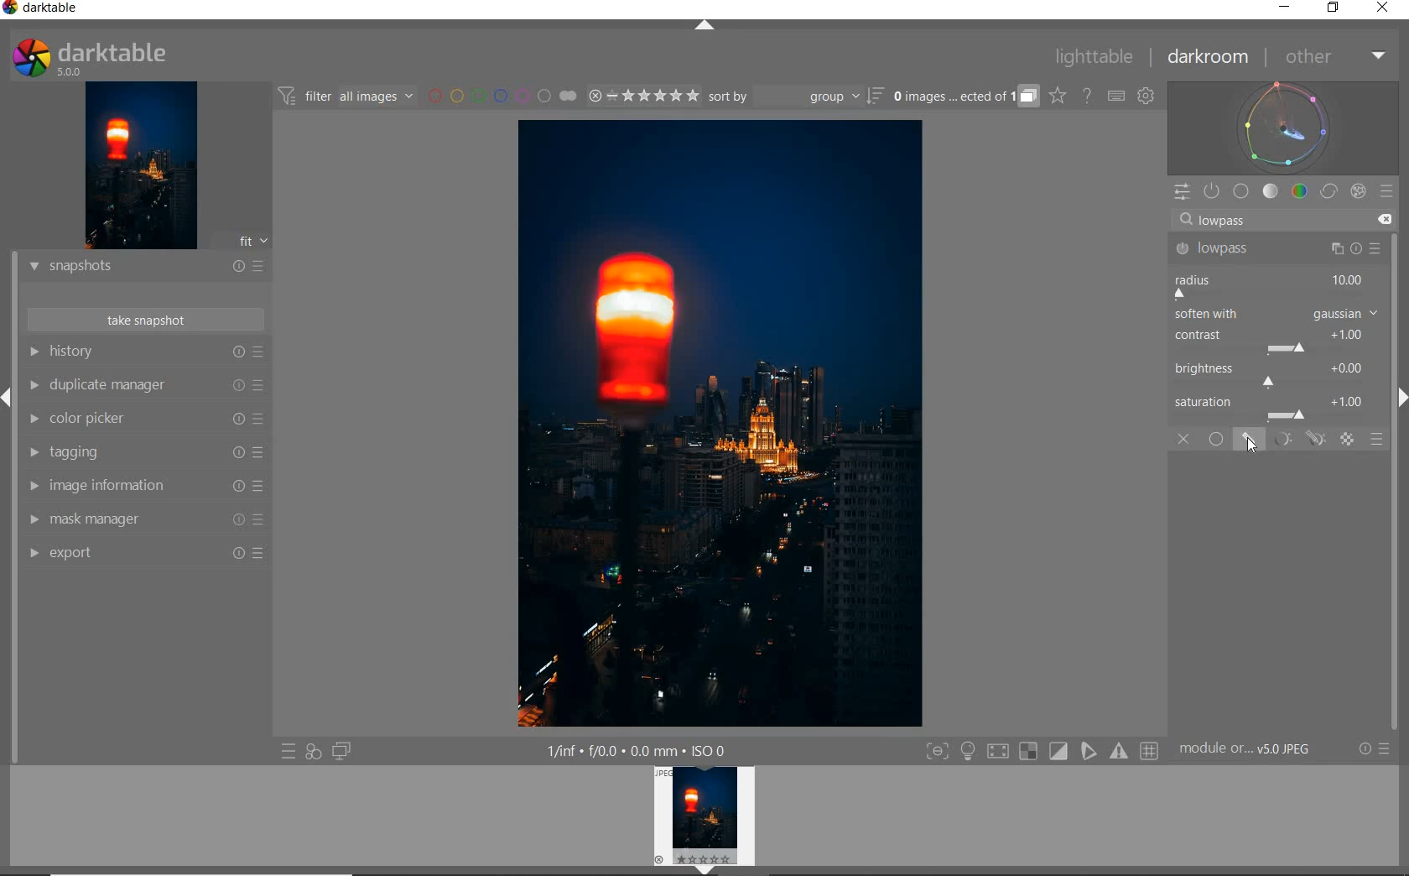 This screenshot has width=1409, height=876. Describe the element at coordinates (1147, 96) in the screenshot. I see `SHOW GLOBAL PREFERENCES` at that location.